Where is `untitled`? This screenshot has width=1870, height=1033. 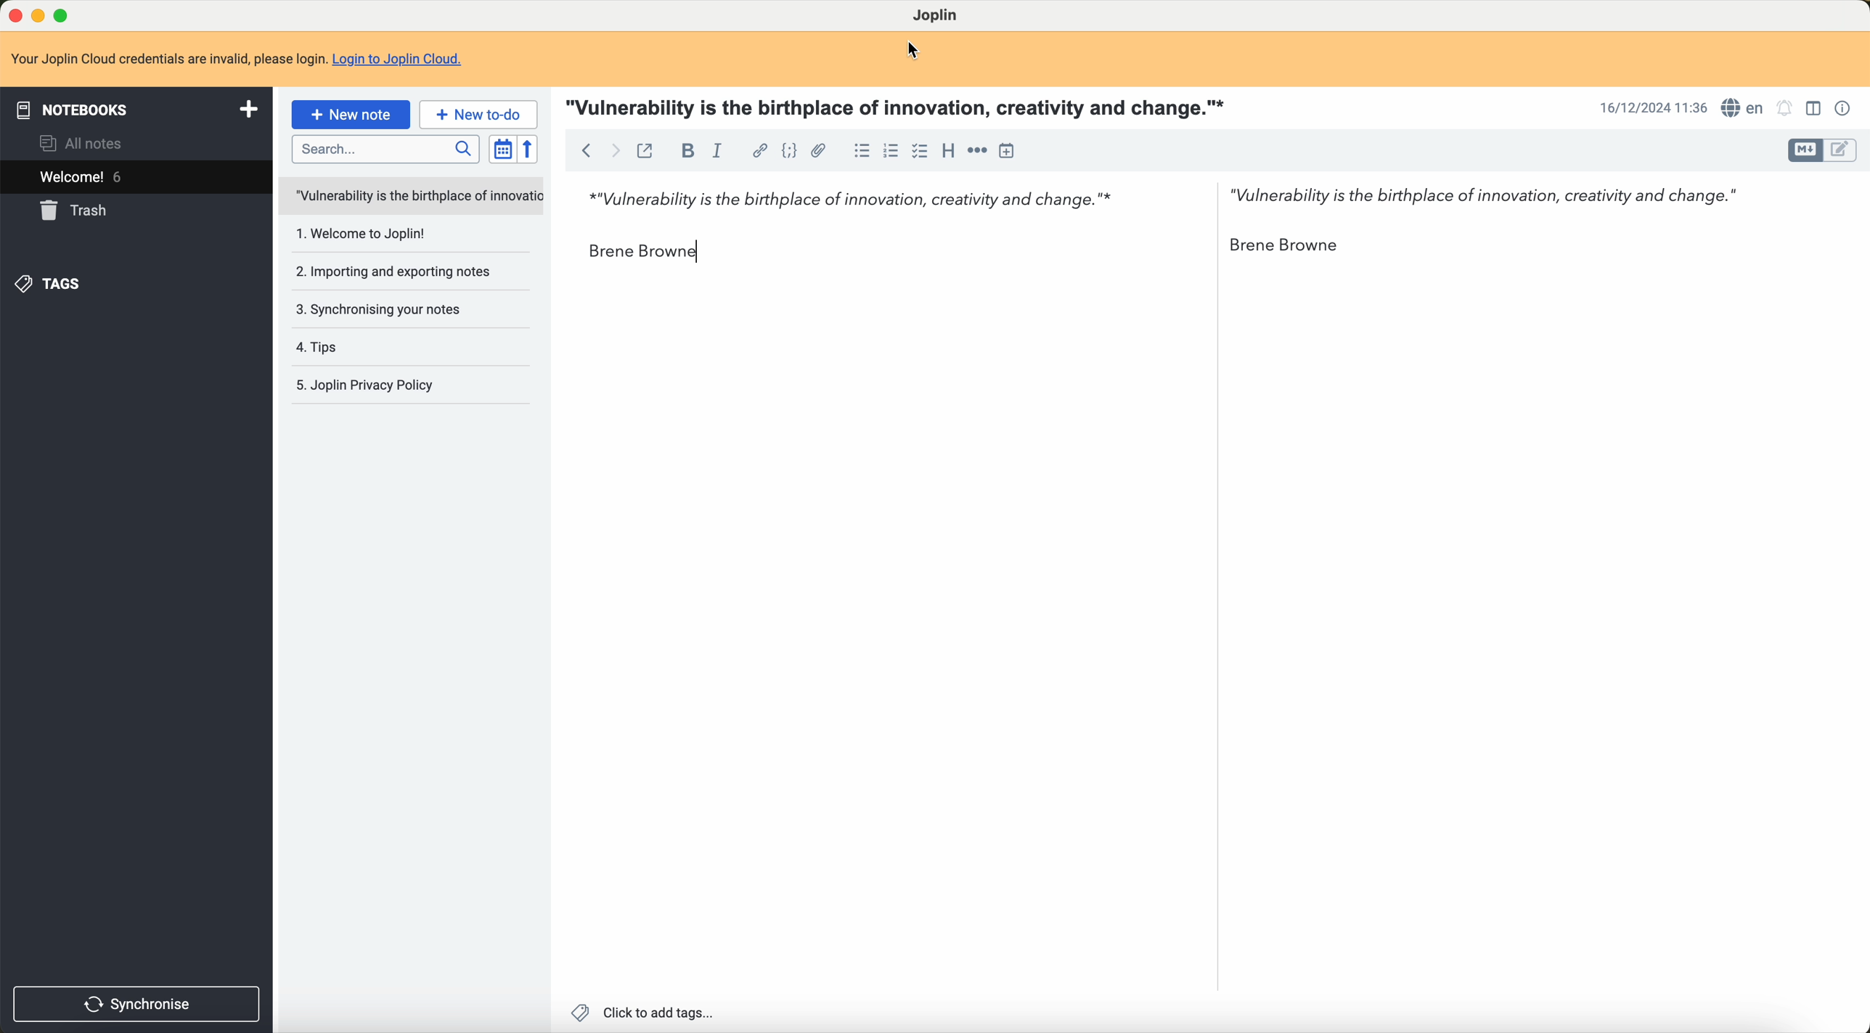
untitled is located at coordinates (410, 197).